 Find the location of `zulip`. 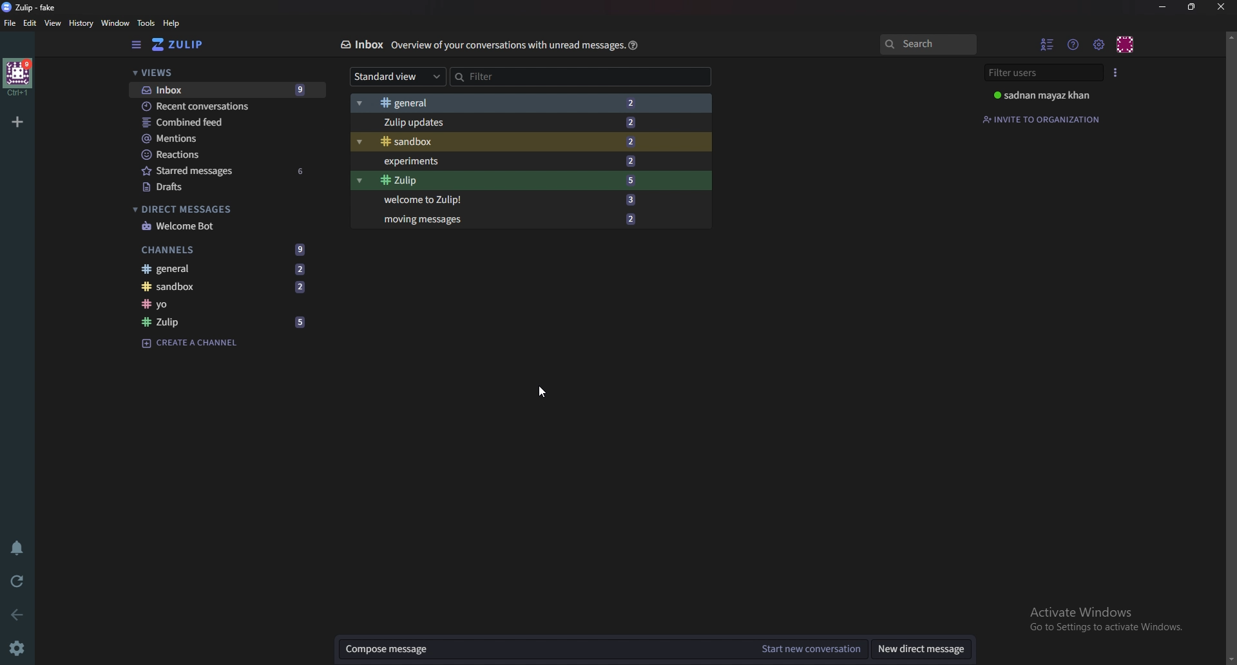

zulip is located at coordinates (32, 6).